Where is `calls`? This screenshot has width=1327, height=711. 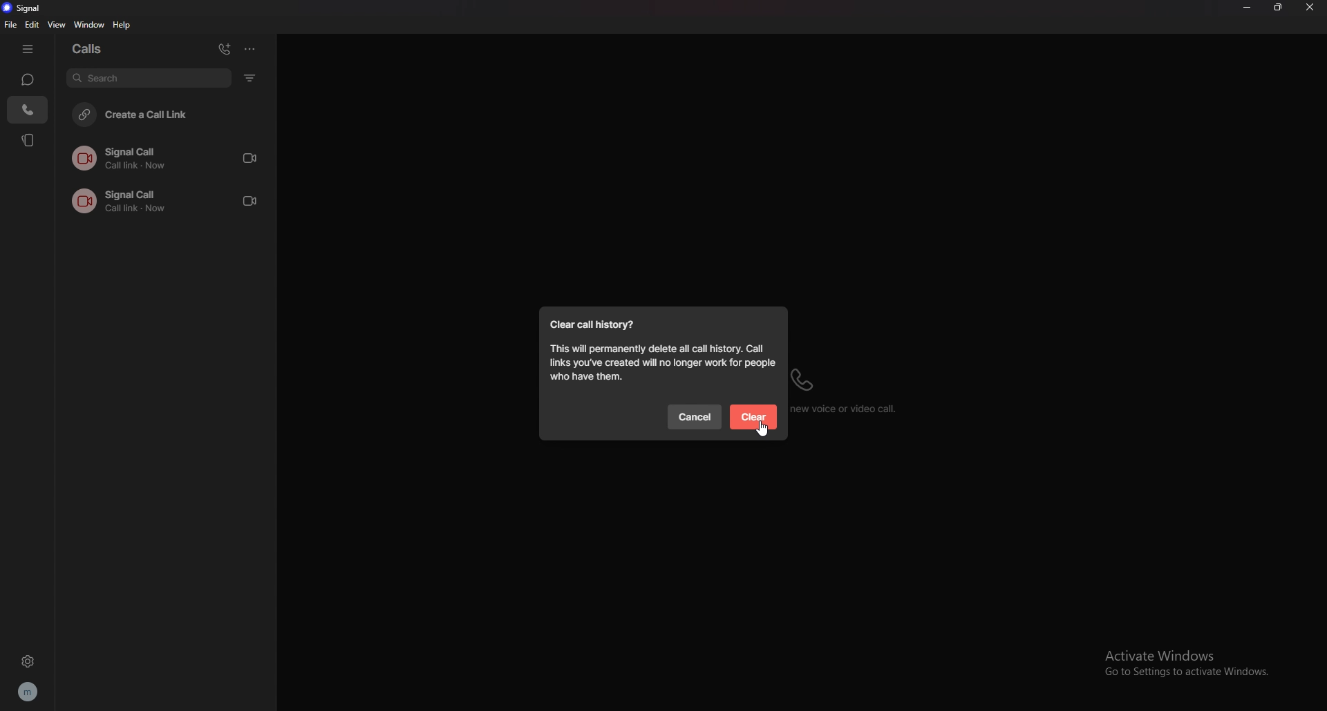
calls is located at coordinates (26, 110).